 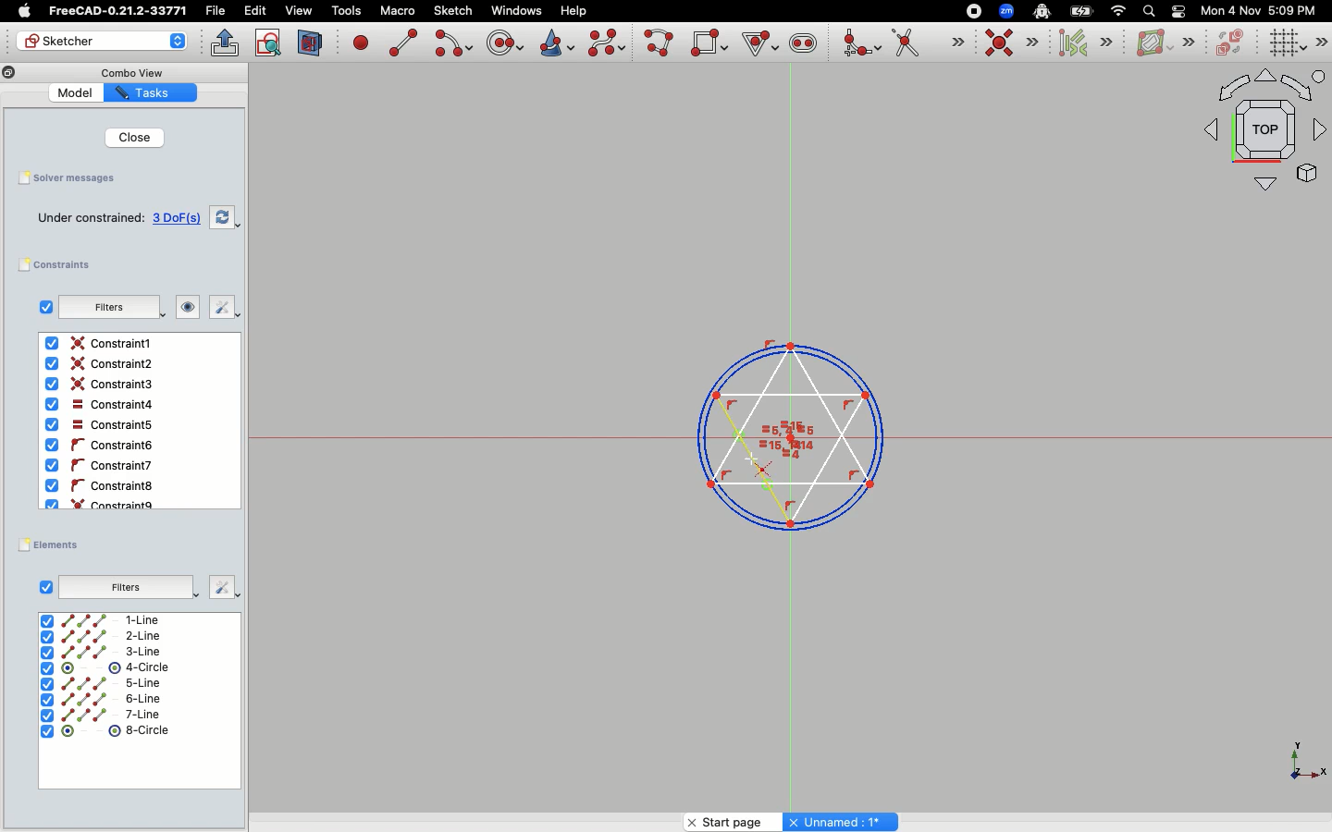 What do you see at coordinates (1320, 42) in the screenshot?
I see `Sketch editor tools` at bounding box center [1320, 42].